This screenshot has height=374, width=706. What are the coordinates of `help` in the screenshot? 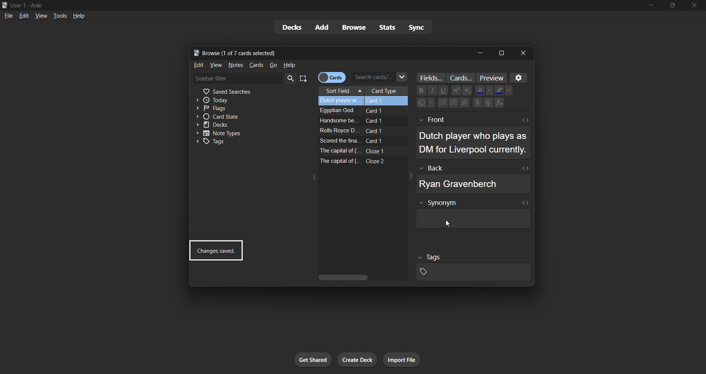 It's located at (78, 16).